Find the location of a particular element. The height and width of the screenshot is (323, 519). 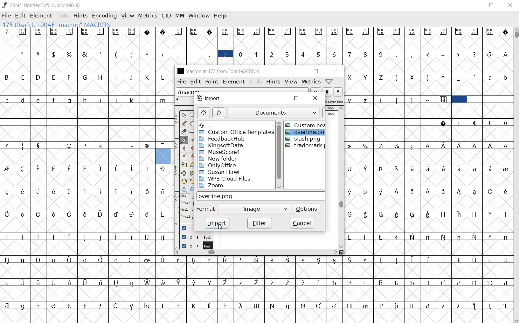

Symbol is located at coordinates (459, 282).